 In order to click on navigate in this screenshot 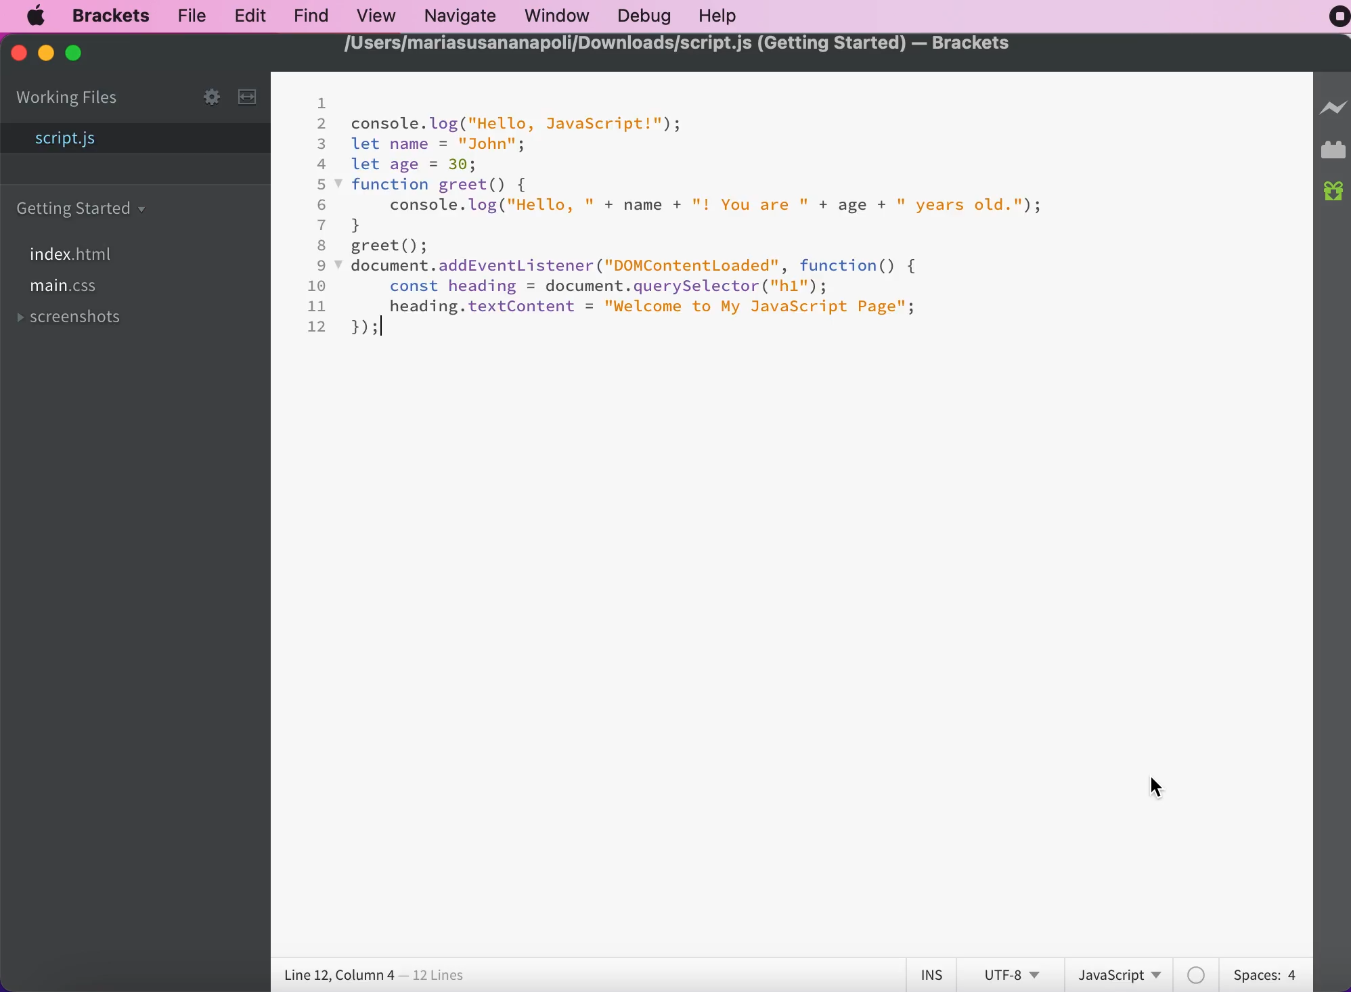, I will do `click(460, 14)`.